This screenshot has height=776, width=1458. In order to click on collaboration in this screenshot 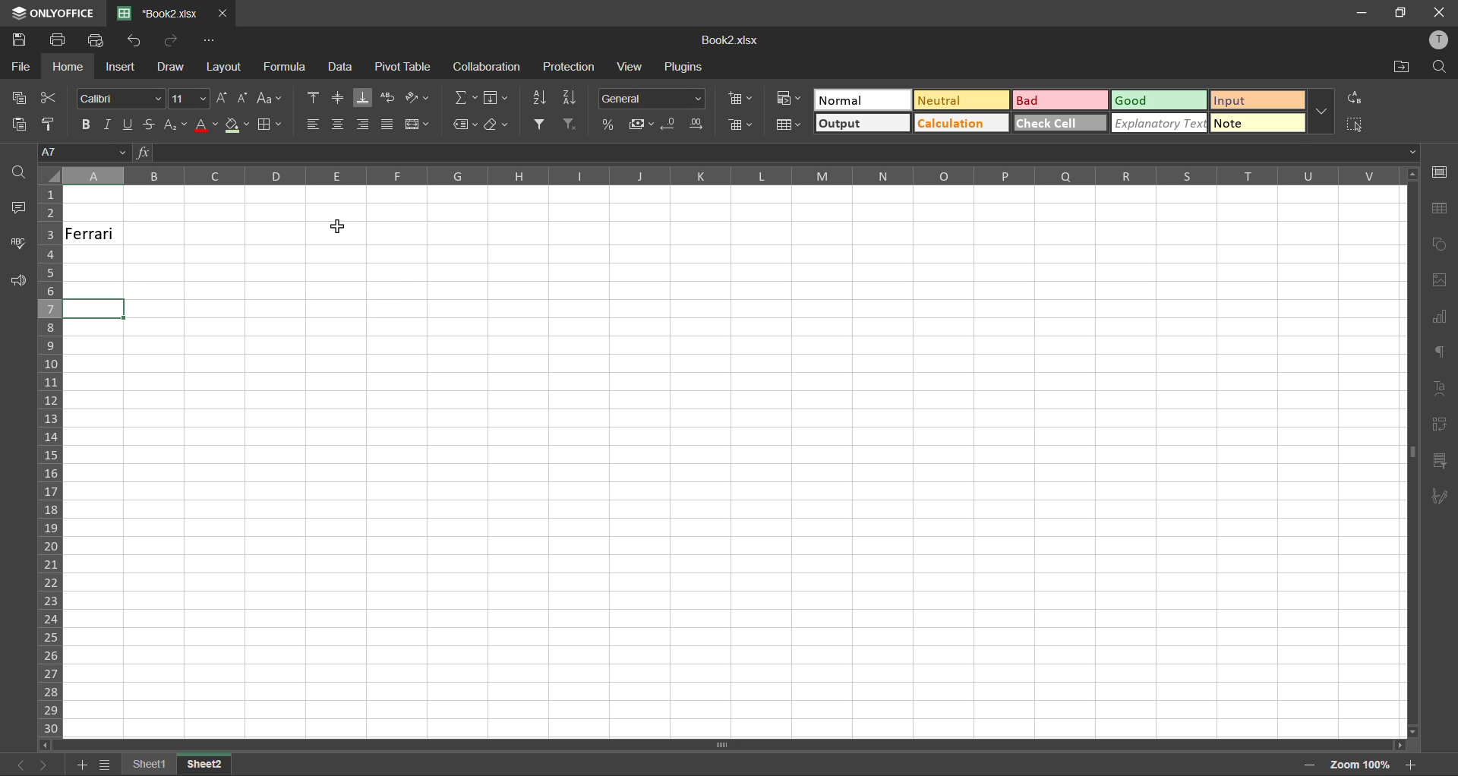, I will do `click(491, 69)`.